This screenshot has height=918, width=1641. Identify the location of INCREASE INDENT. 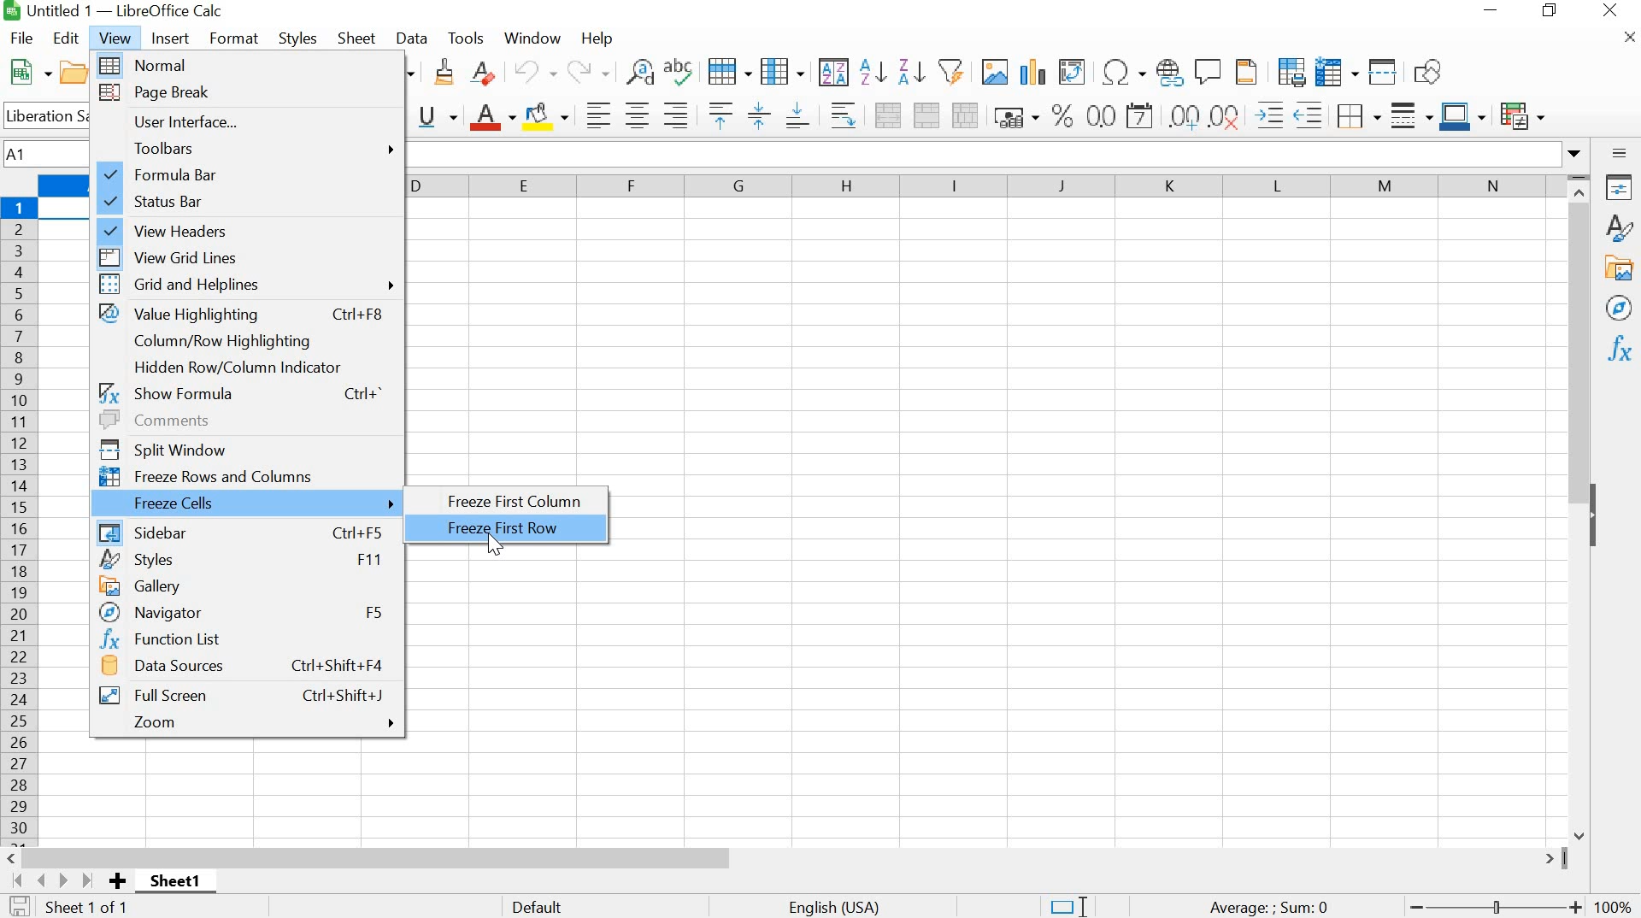
(1292, 112).